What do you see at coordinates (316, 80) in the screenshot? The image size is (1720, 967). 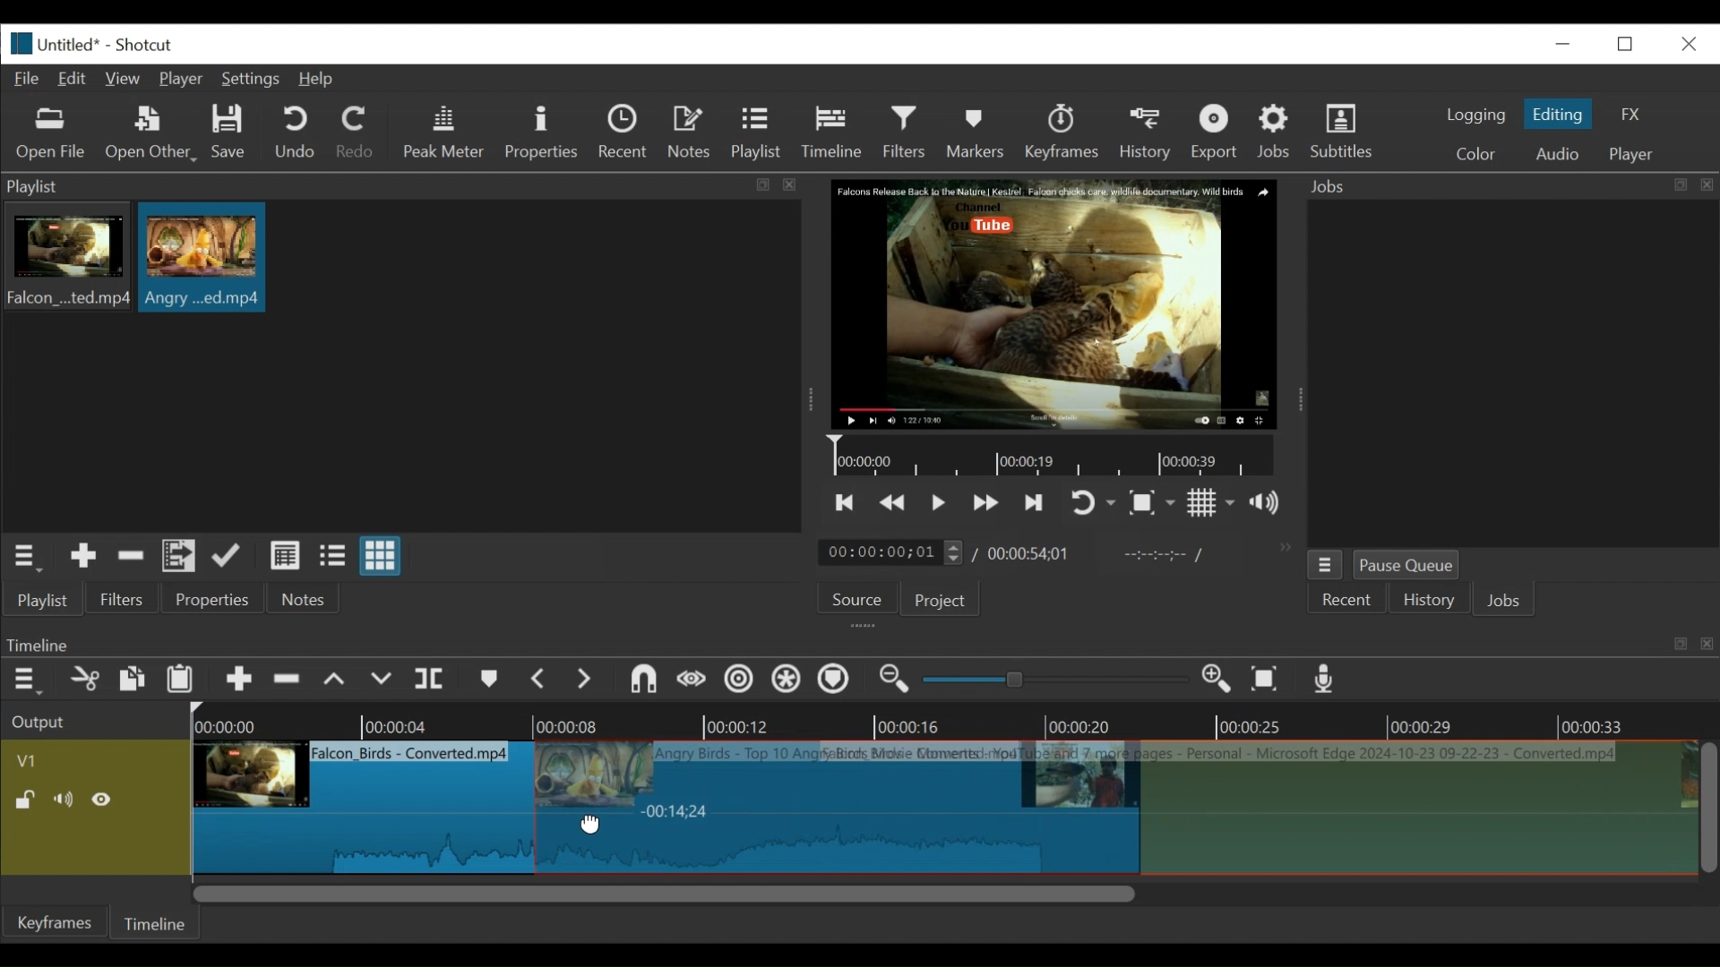 I see `Help` at bounding box center [316, 80].